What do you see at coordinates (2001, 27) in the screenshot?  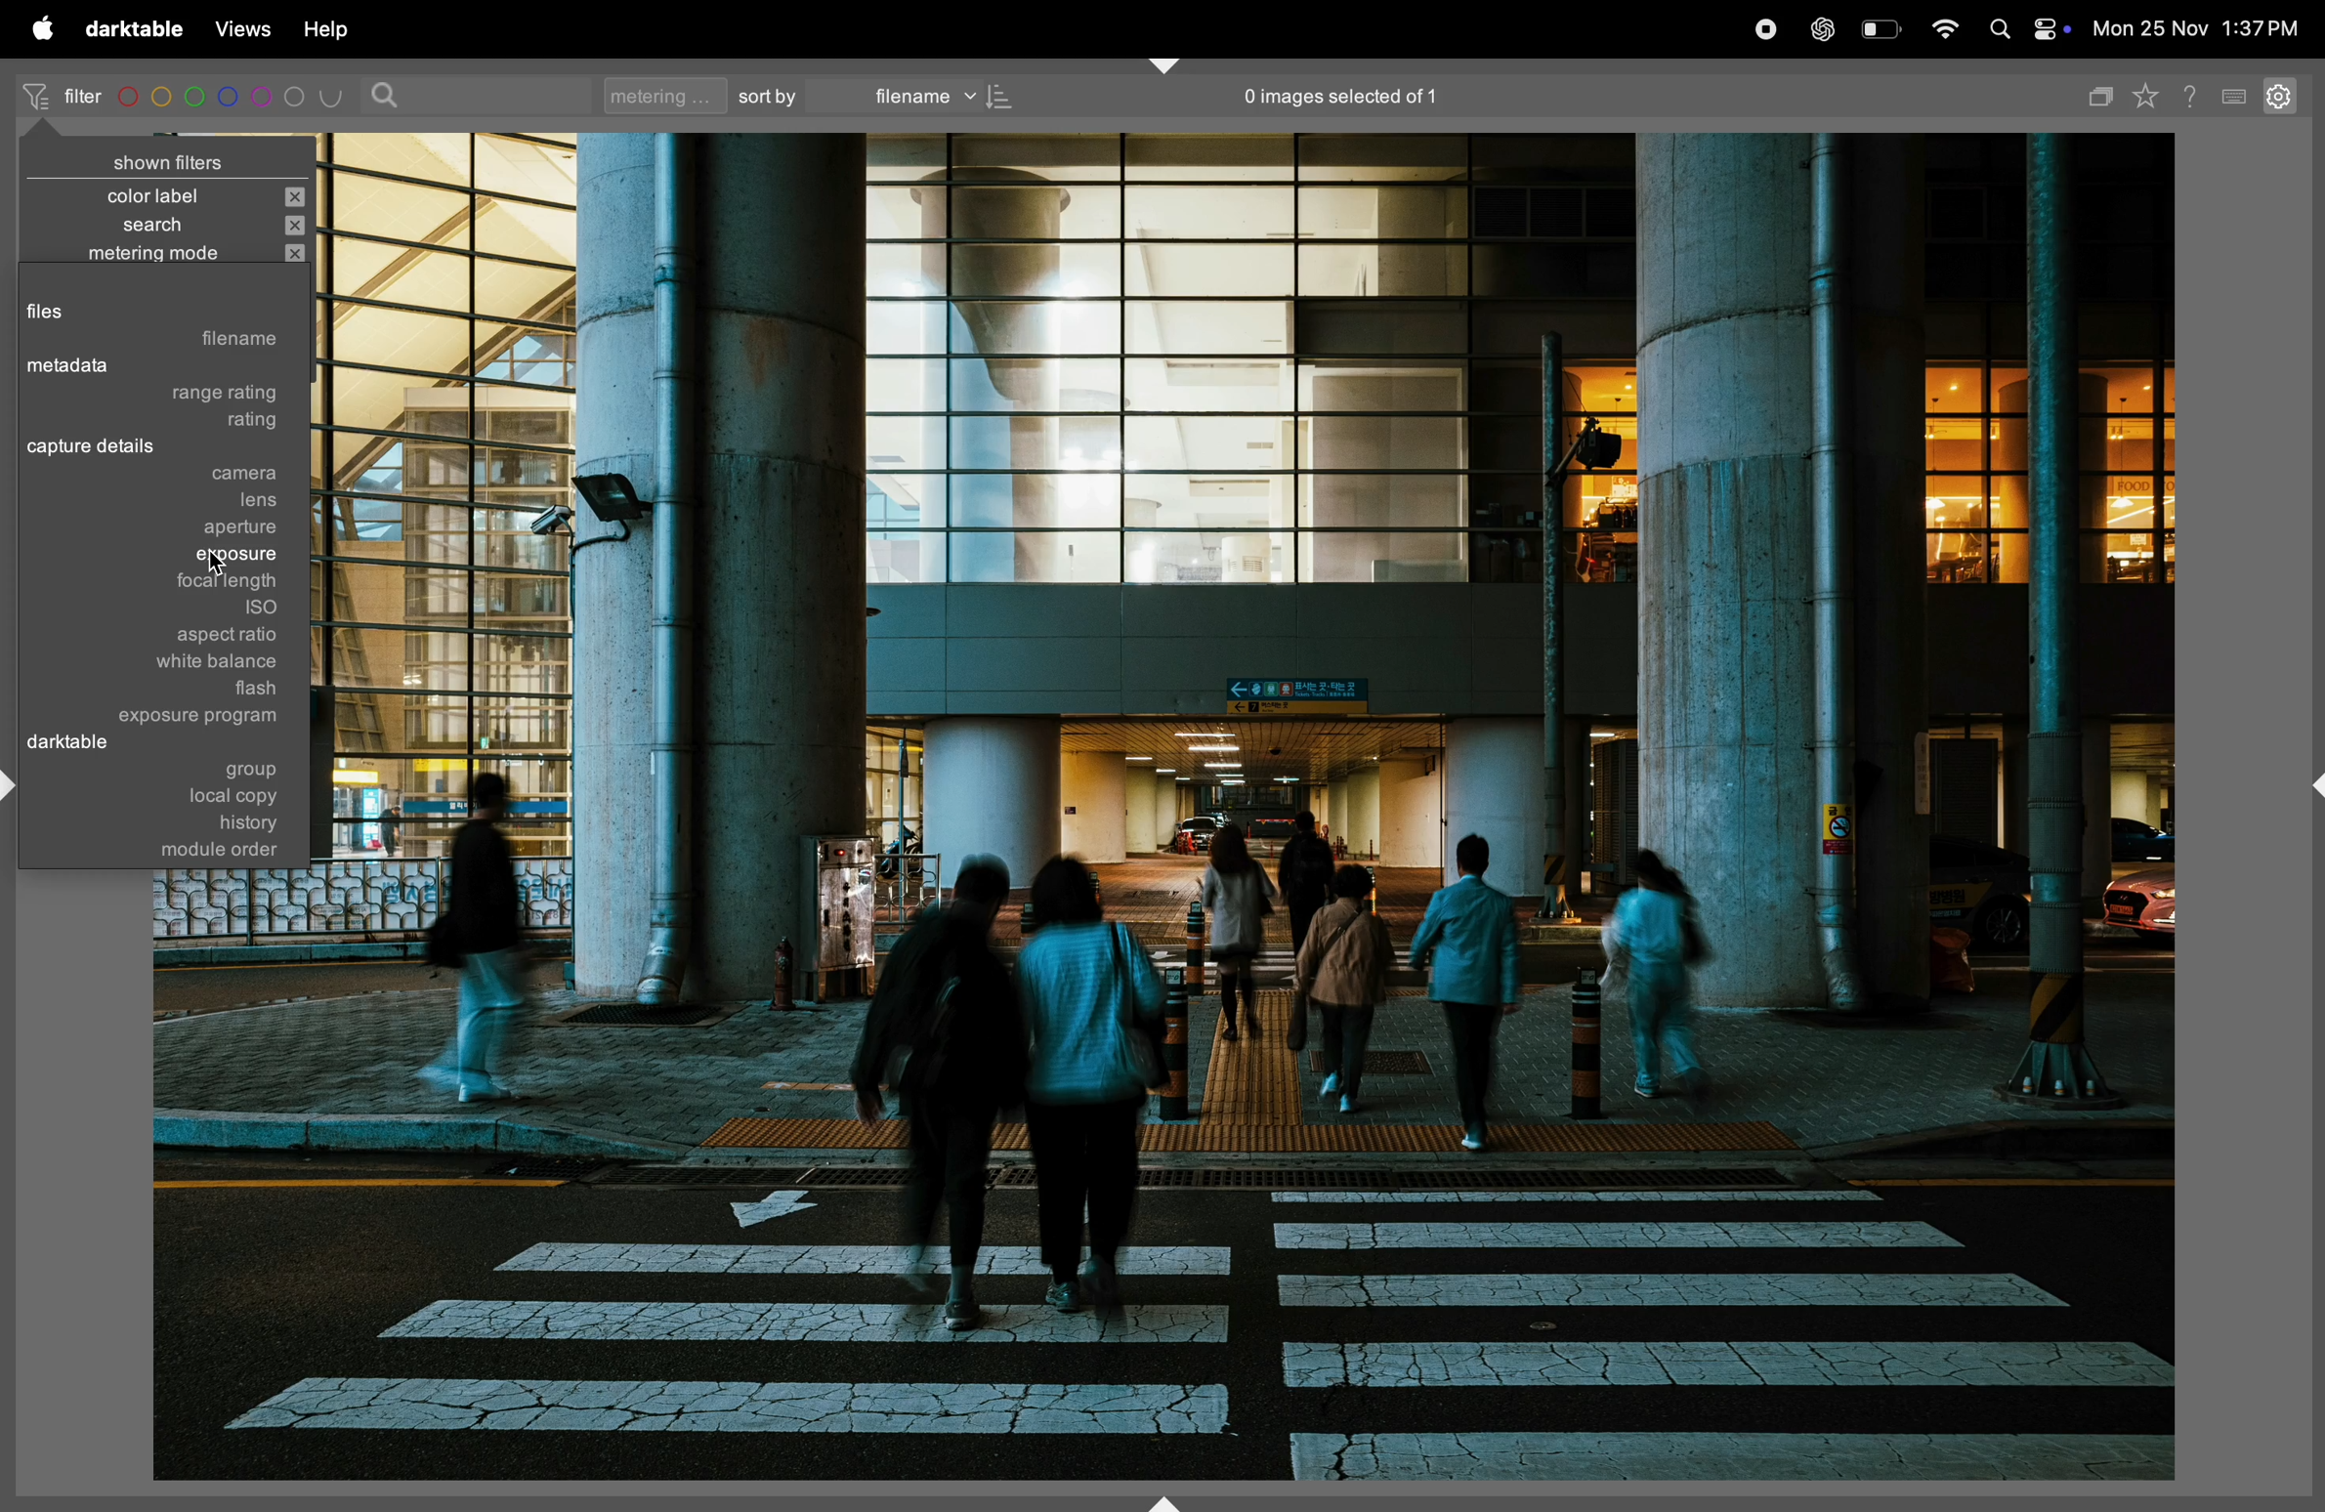 I see `spotlight search` at bounding box center [2001, 27].